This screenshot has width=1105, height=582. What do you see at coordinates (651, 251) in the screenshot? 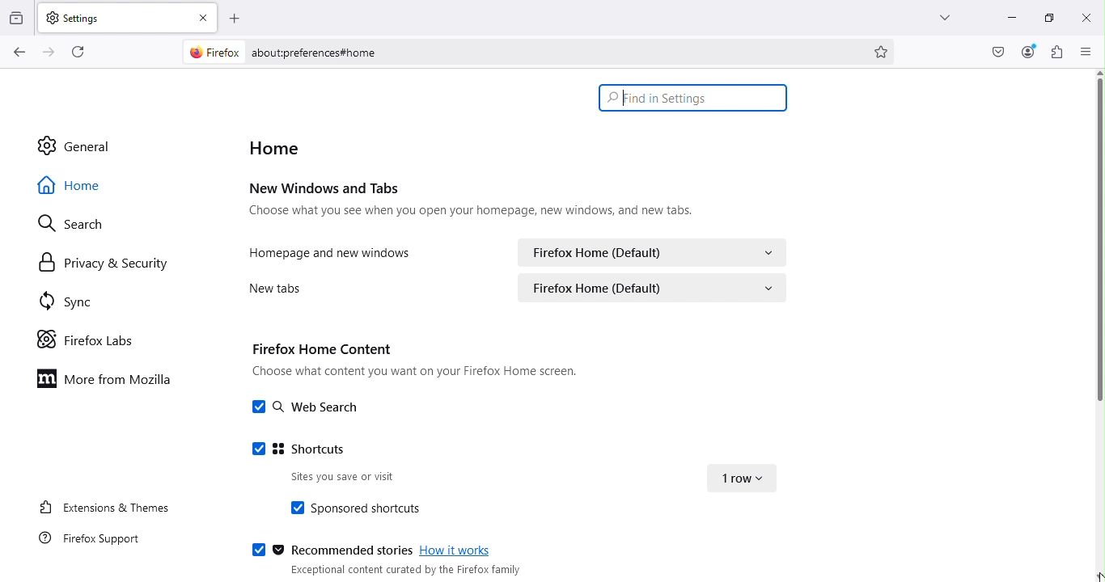
I see `Firefox home (default)` at bounding box center [651, 251].